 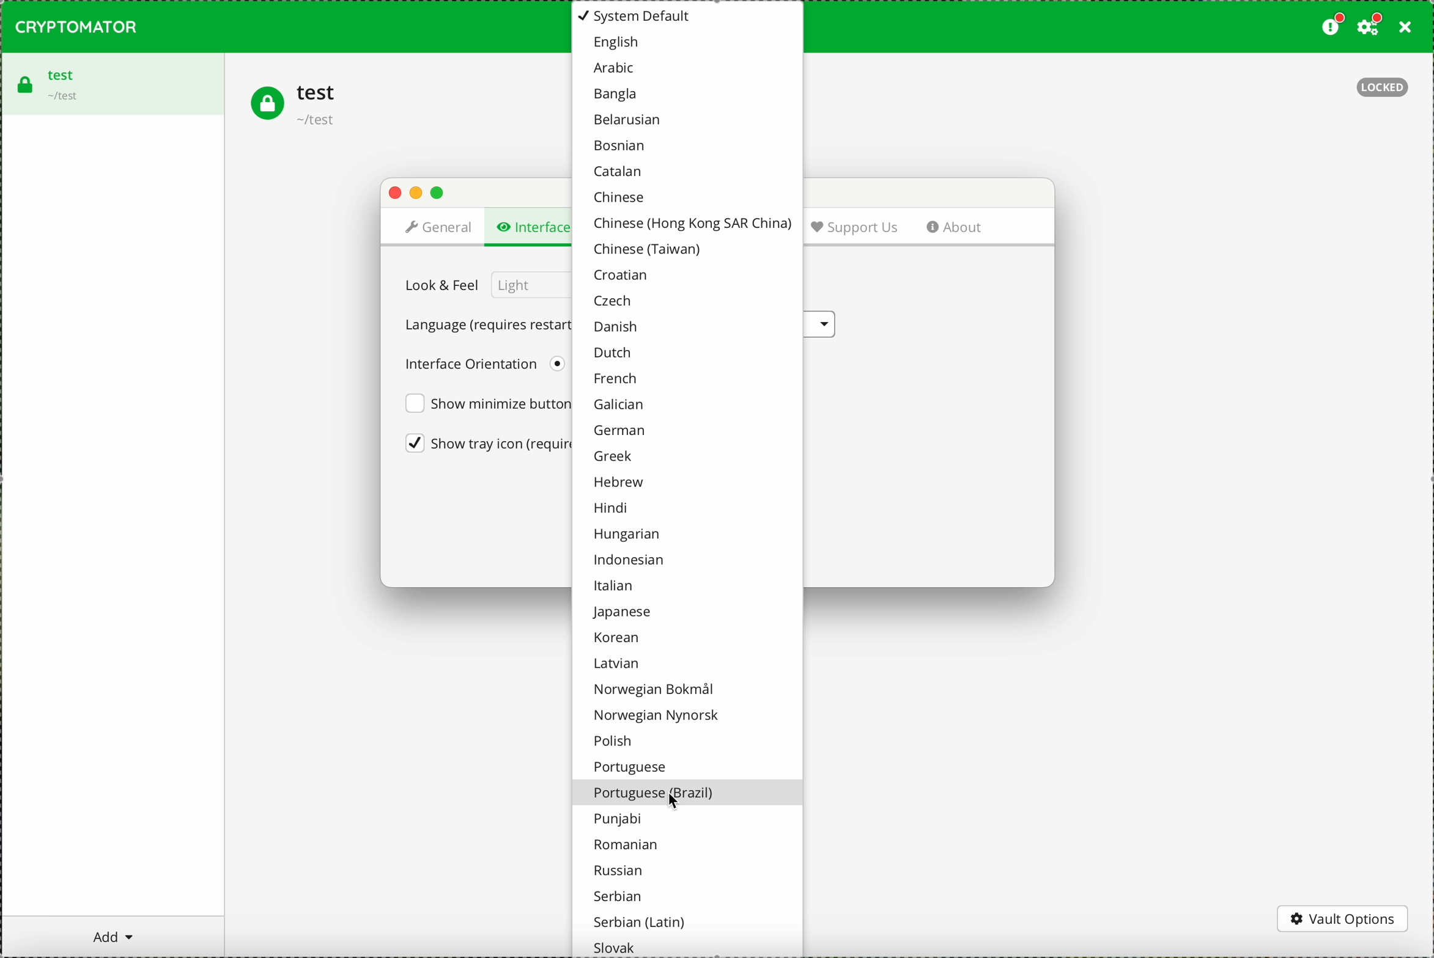 I want to click on vault options, so click(x=1346, y=918).